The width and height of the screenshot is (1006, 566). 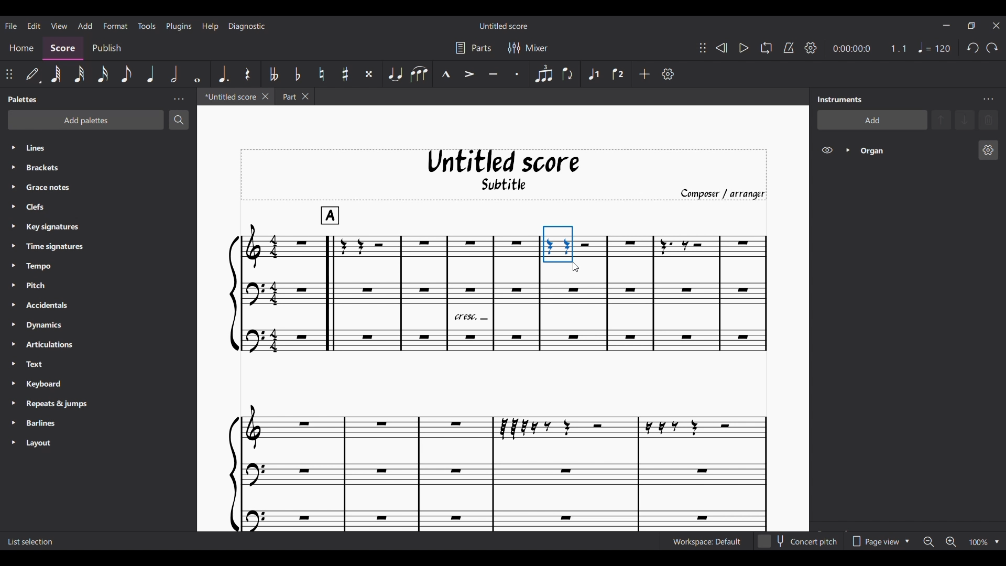 What do you see at coordinates (247, 73) in the screenshot?
I see `Rest` at bounding box center [247, 73].